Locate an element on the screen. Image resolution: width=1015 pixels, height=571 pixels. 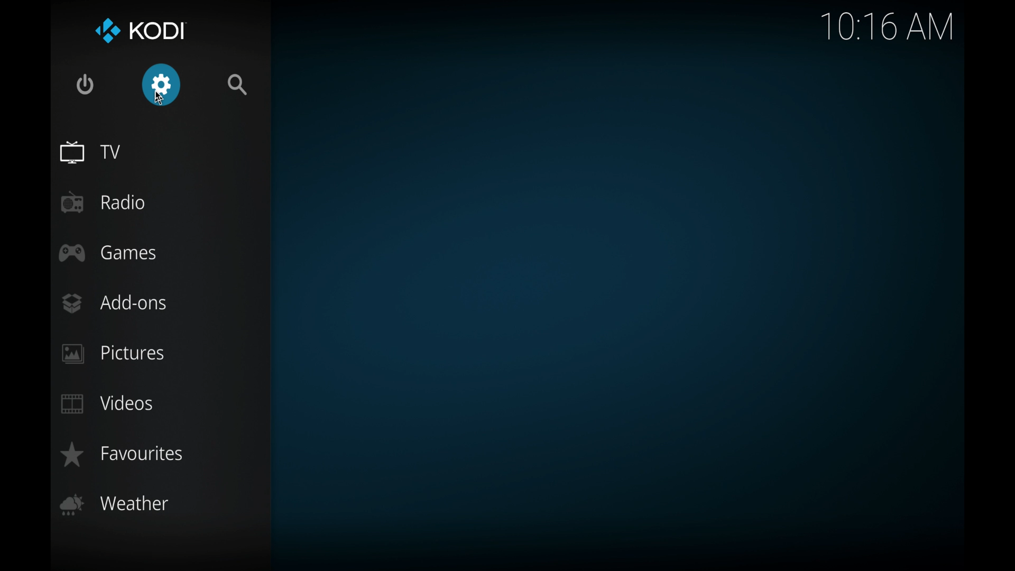
search is located at coordinates (239, 85).